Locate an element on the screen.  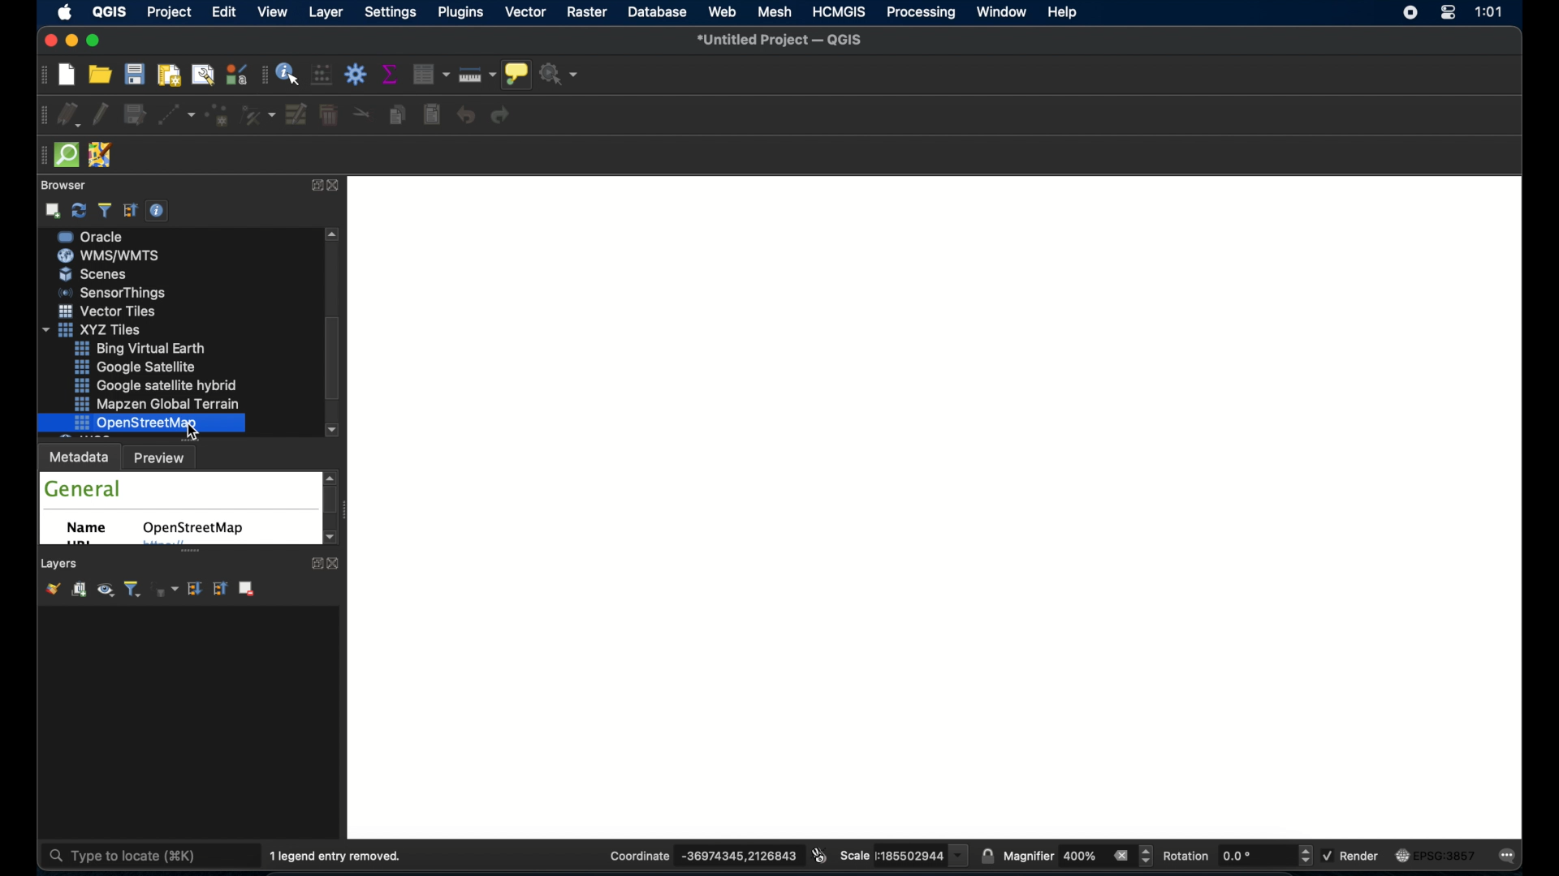
delete selected is located at coordinates (330, 116).